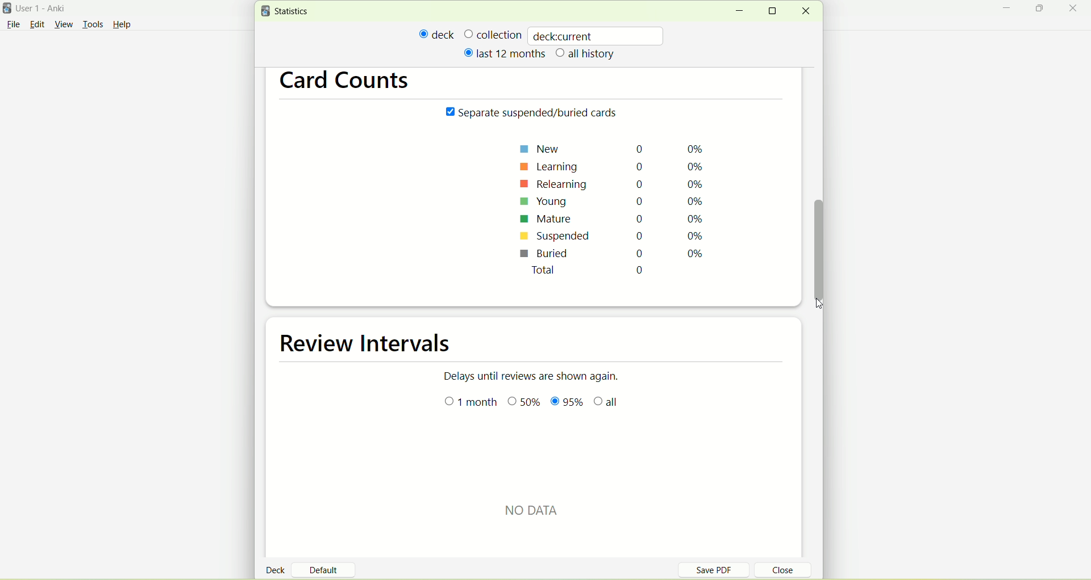 This screenshot has width=1091, height=580. I want to click on all history, so click(586, 54).